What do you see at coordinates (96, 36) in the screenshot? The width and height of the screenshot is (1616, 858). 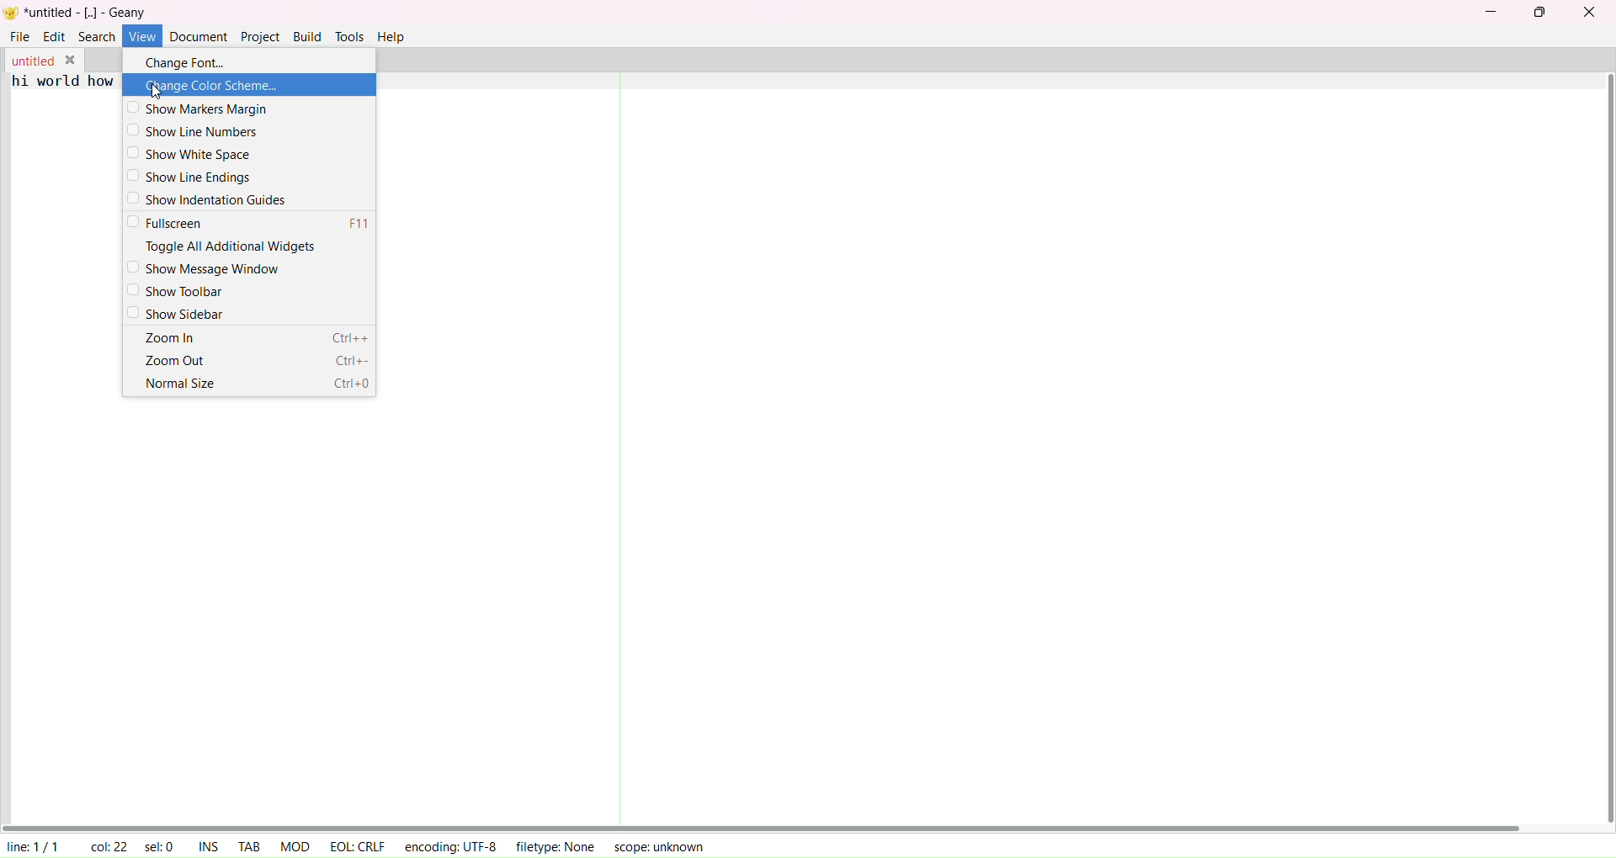 I see `search` at bounding box center [96, 36].